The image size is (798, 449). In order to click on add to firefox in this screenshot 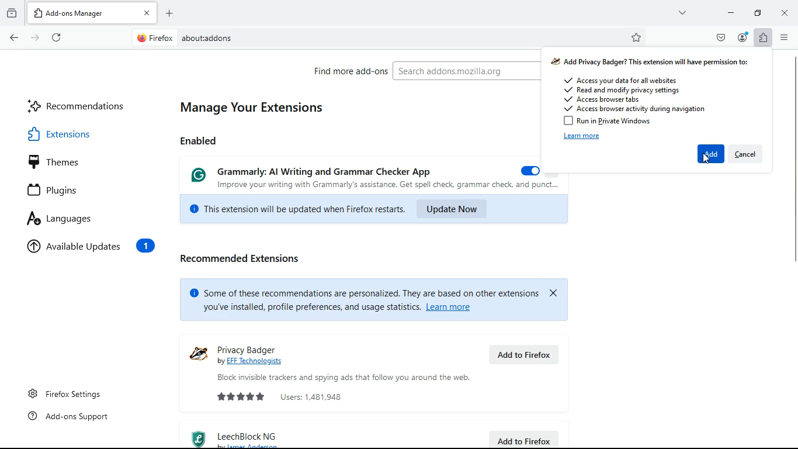, I will do `click(526, 438)`.